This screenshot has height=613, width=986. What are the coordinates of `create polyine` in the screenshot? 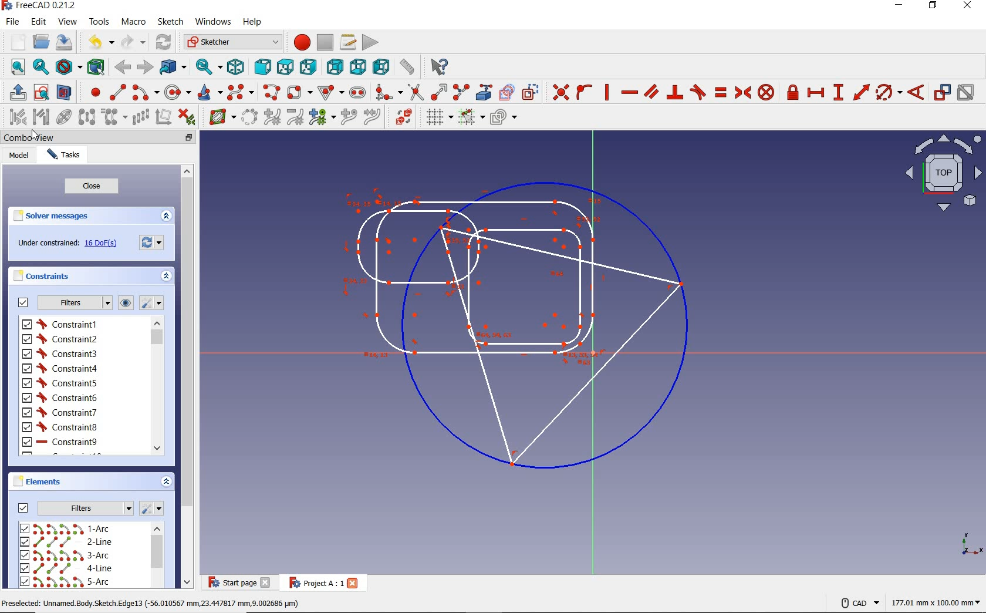 It's located at (270, 92).